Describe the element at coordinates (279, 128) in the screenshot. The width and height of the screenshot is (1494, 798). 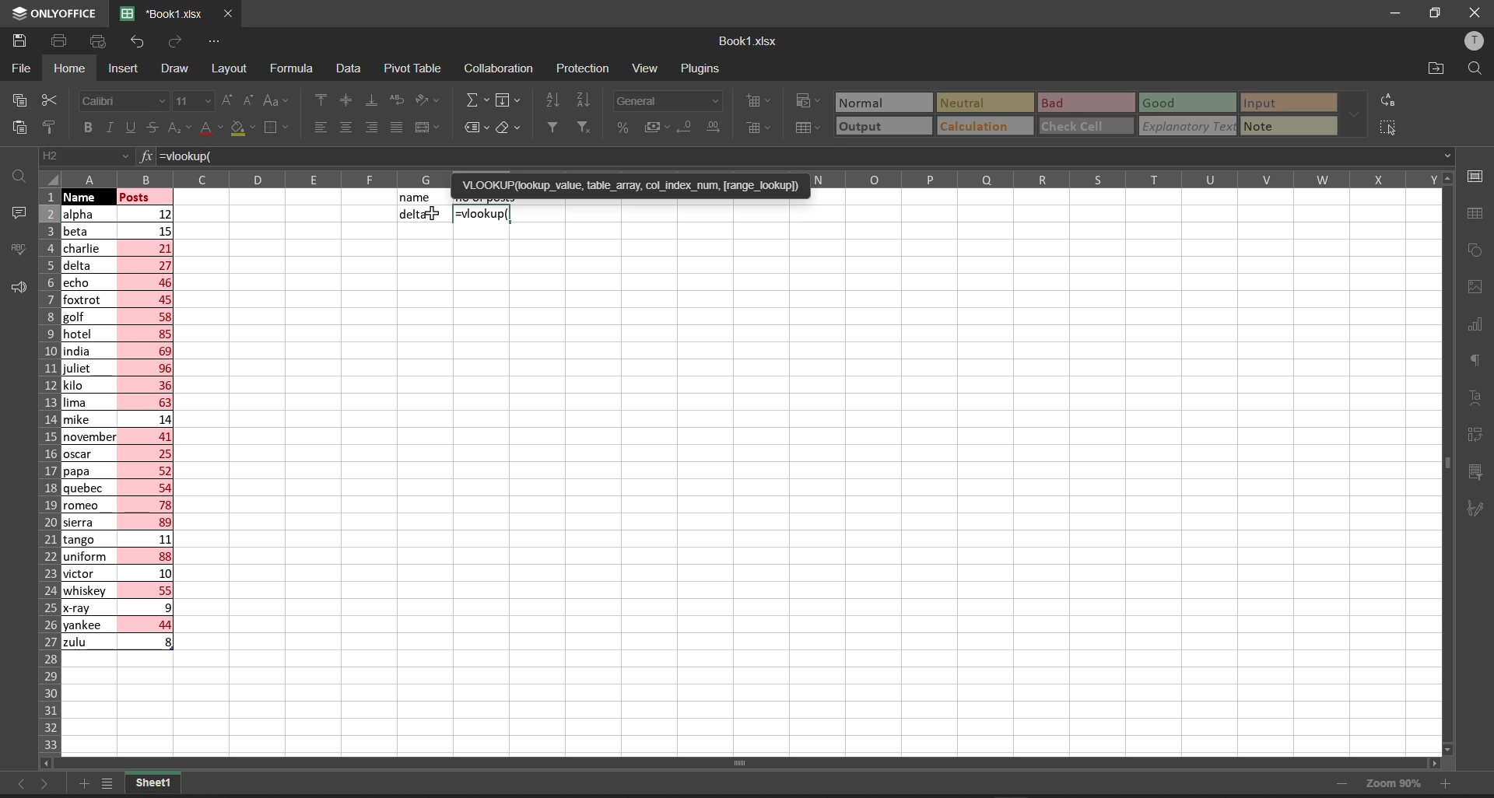
I see `borders` at that location.